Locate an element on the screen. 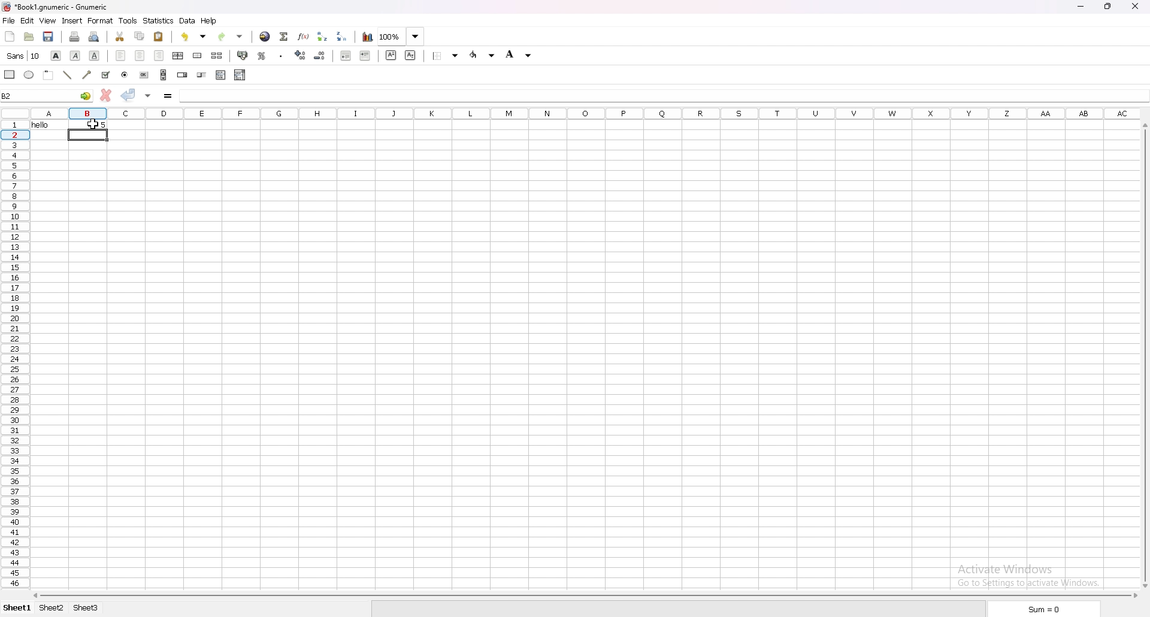 This screenshot has width=1150, height=617. split merged is located at coordinates (217, 56).